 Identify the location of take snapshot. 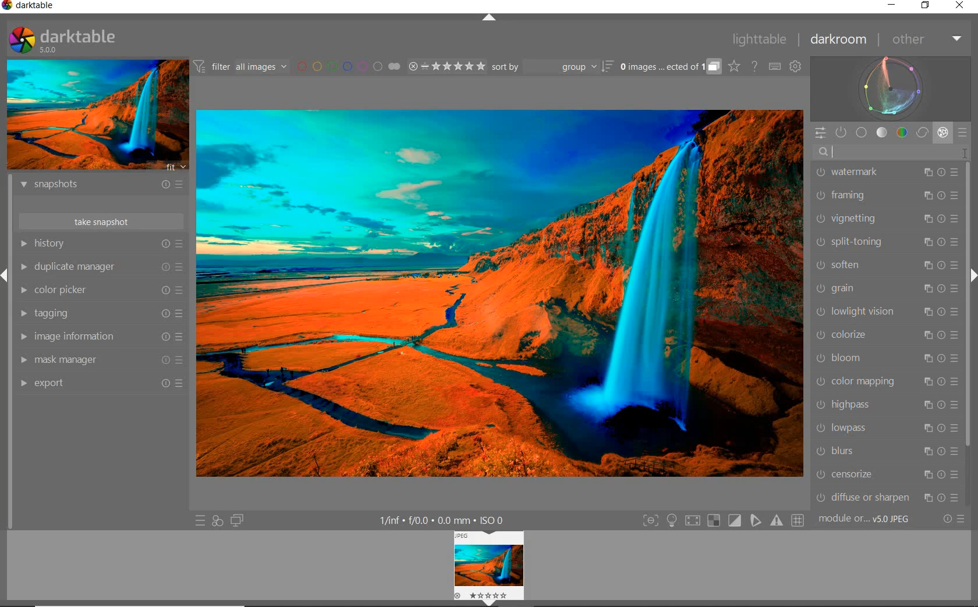
(101, 220).